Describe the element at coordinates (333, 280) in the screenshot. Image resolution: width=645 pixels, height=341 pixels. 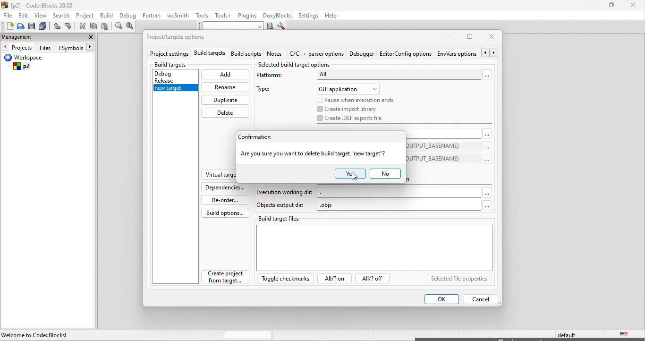
I see `all?on` at that location.